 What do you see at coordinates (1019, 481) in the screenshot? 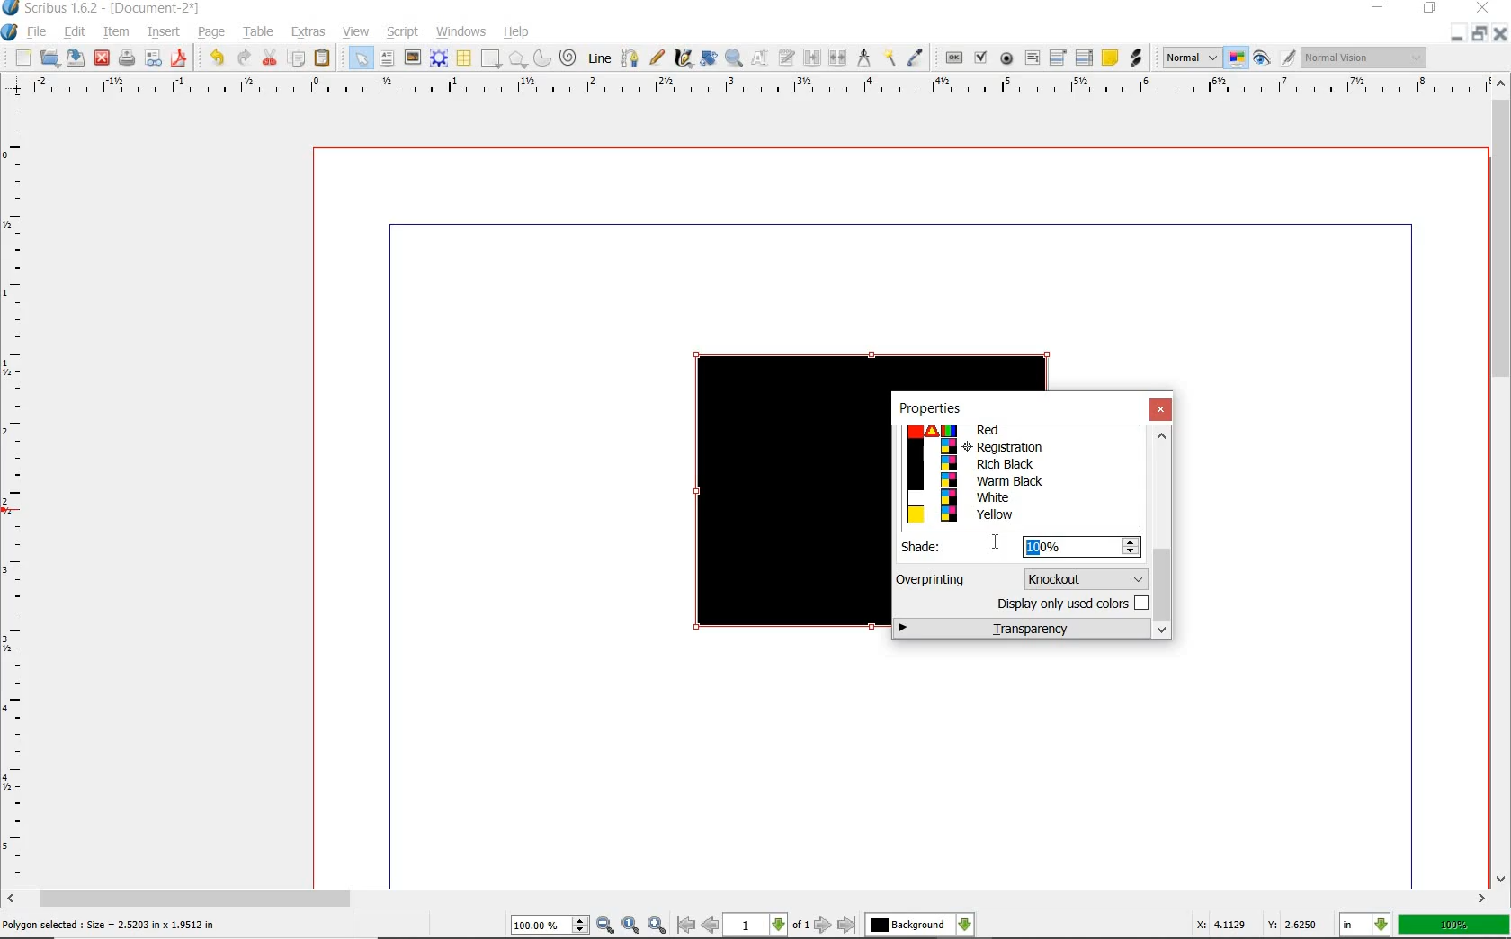
I see `Warm Black` at bounding box center [1019, 481].